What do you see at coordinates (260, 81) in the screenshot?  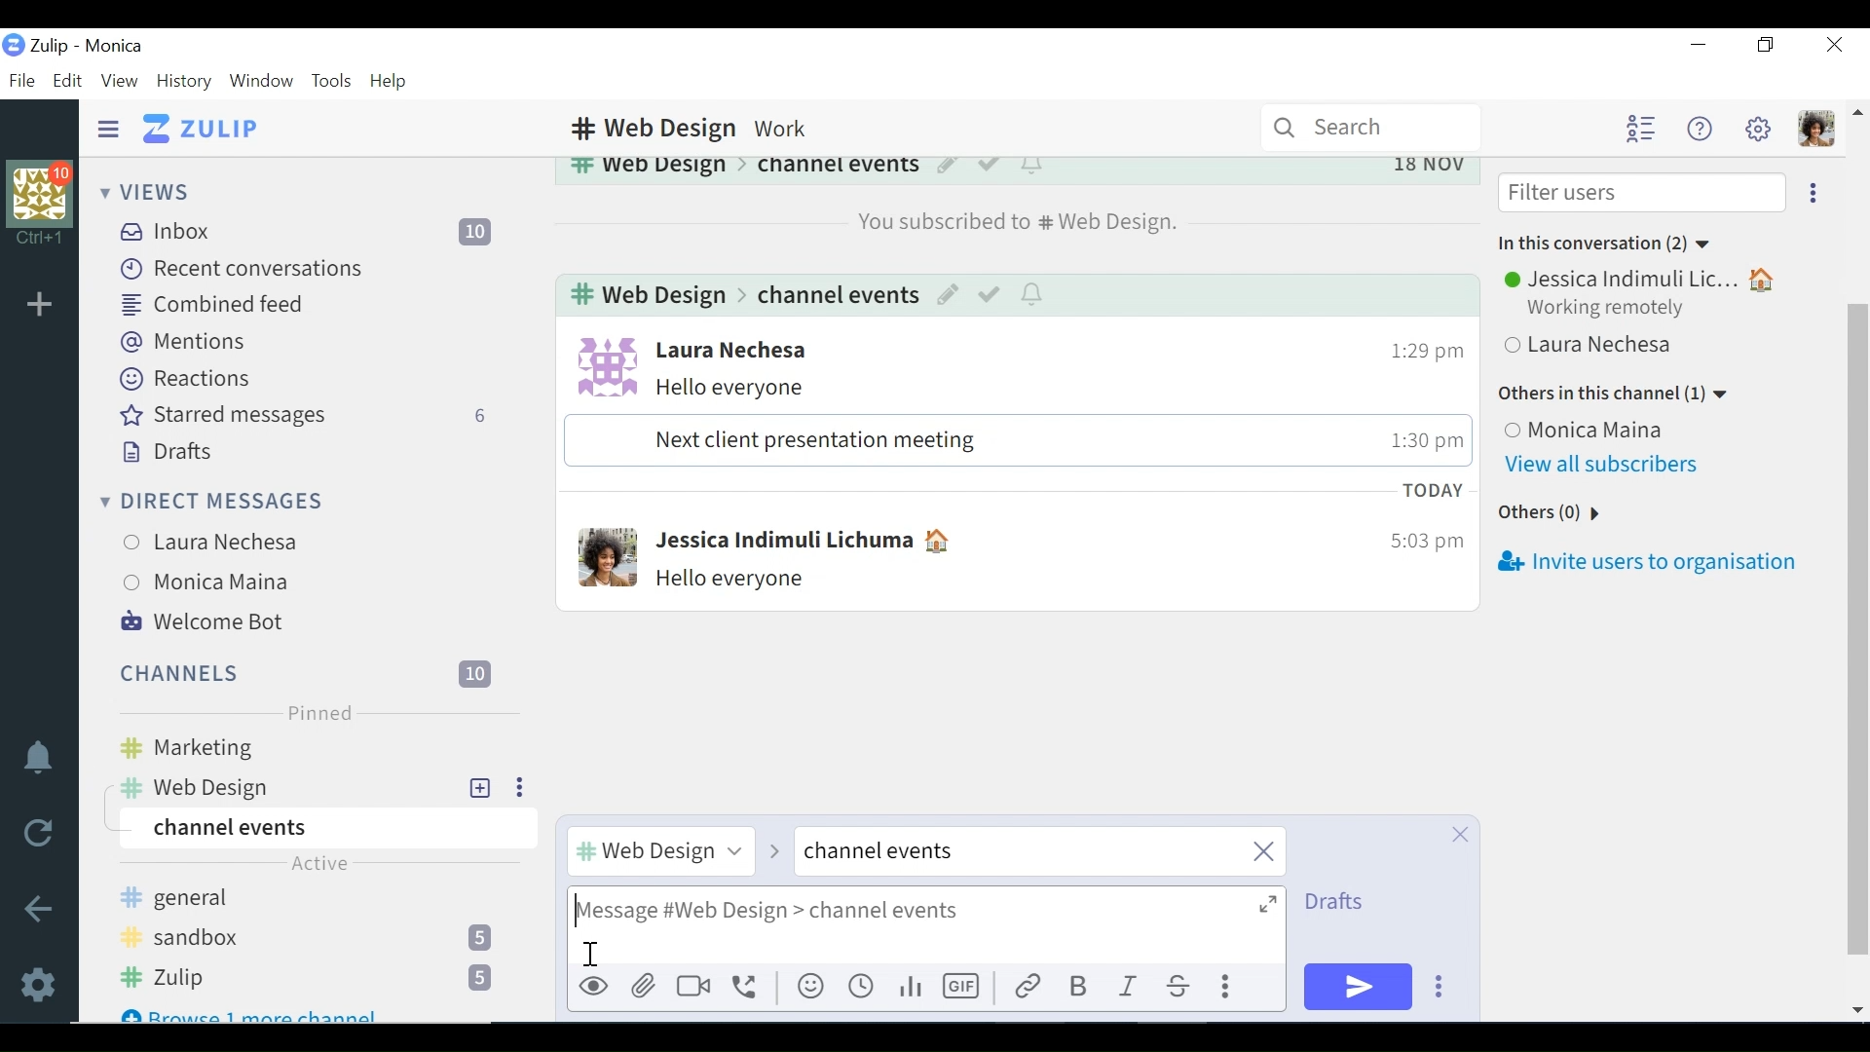 I see `Window` at bounding box center [260, 81].